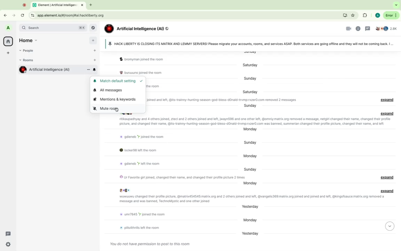 This screenshot has width=401, height=251. I want to click on Message, so click(239, 99).